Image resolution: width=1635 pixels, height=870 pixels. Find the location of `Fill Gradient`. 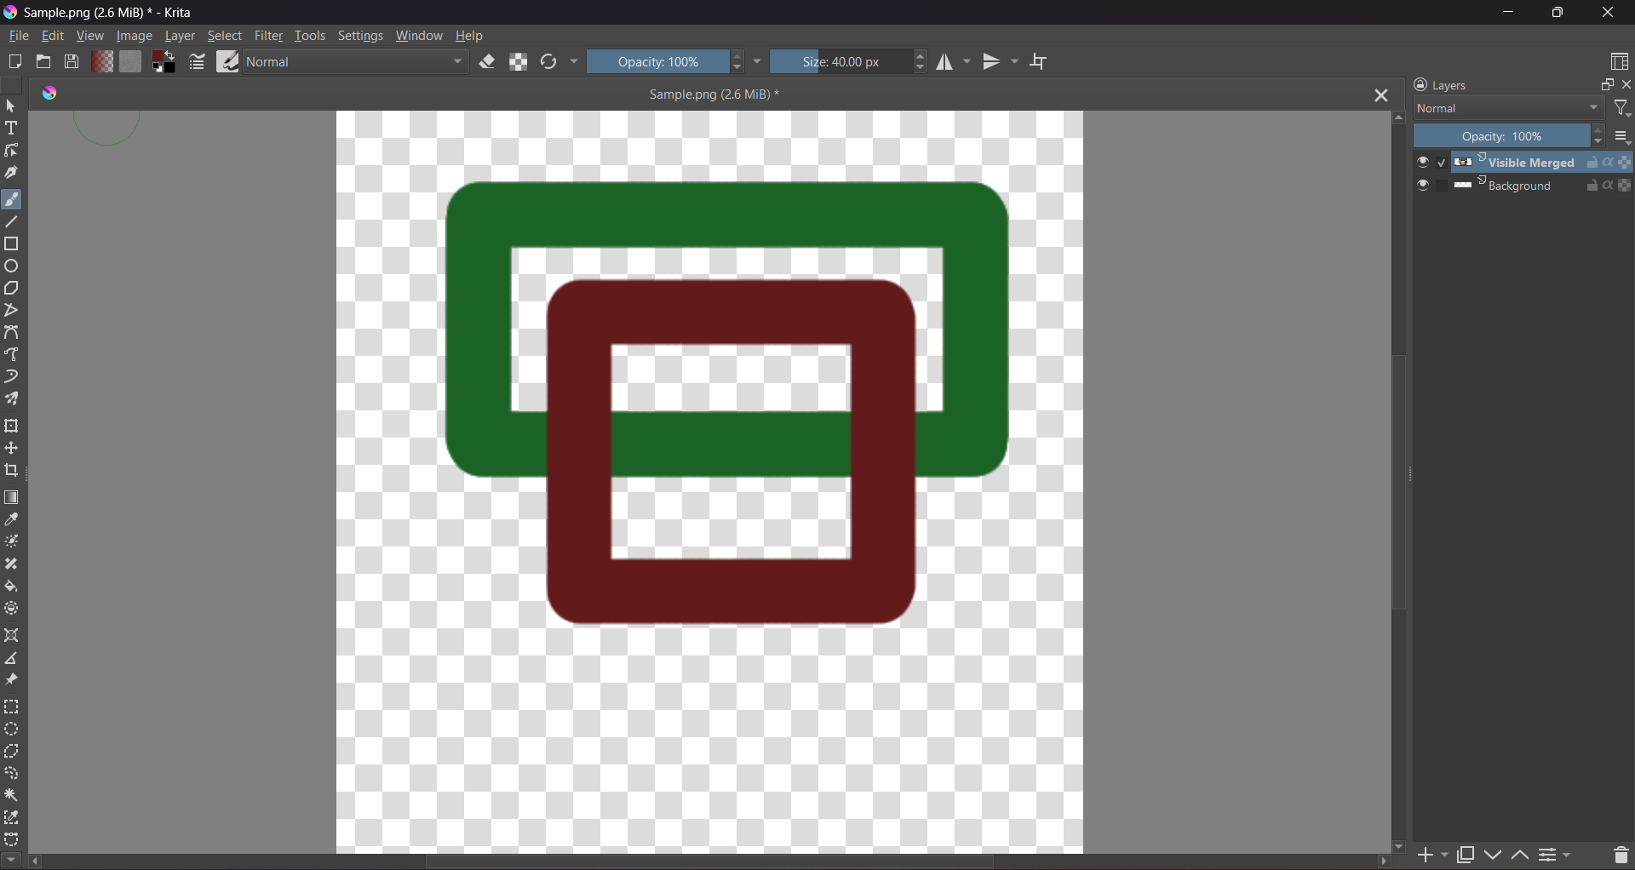

Fill Gradient is located at coordinates (100, 60).